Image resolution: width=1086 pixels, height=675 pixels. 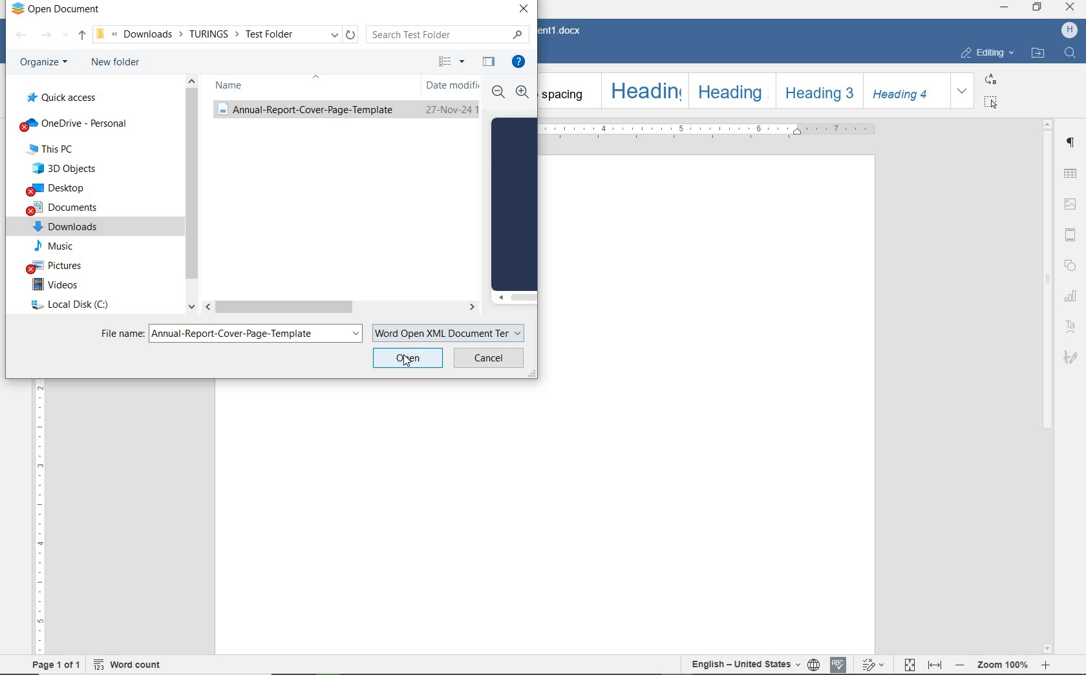 I want to click on organize, so click(x=43, y=63).